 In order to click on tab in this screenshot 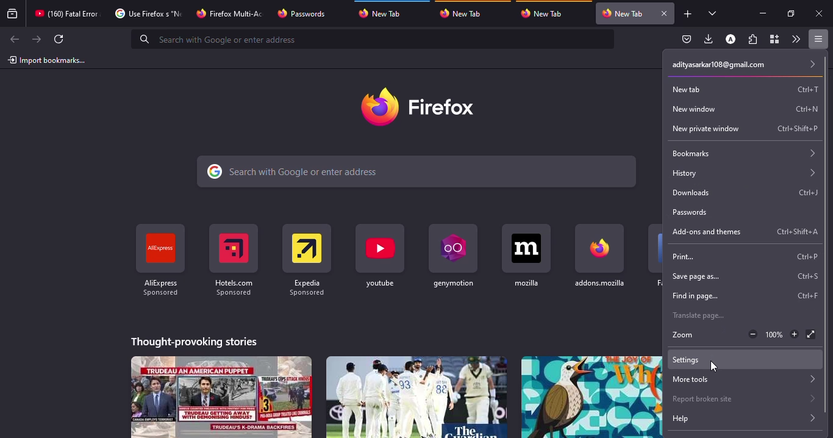, I will do `click(545, 13)`.